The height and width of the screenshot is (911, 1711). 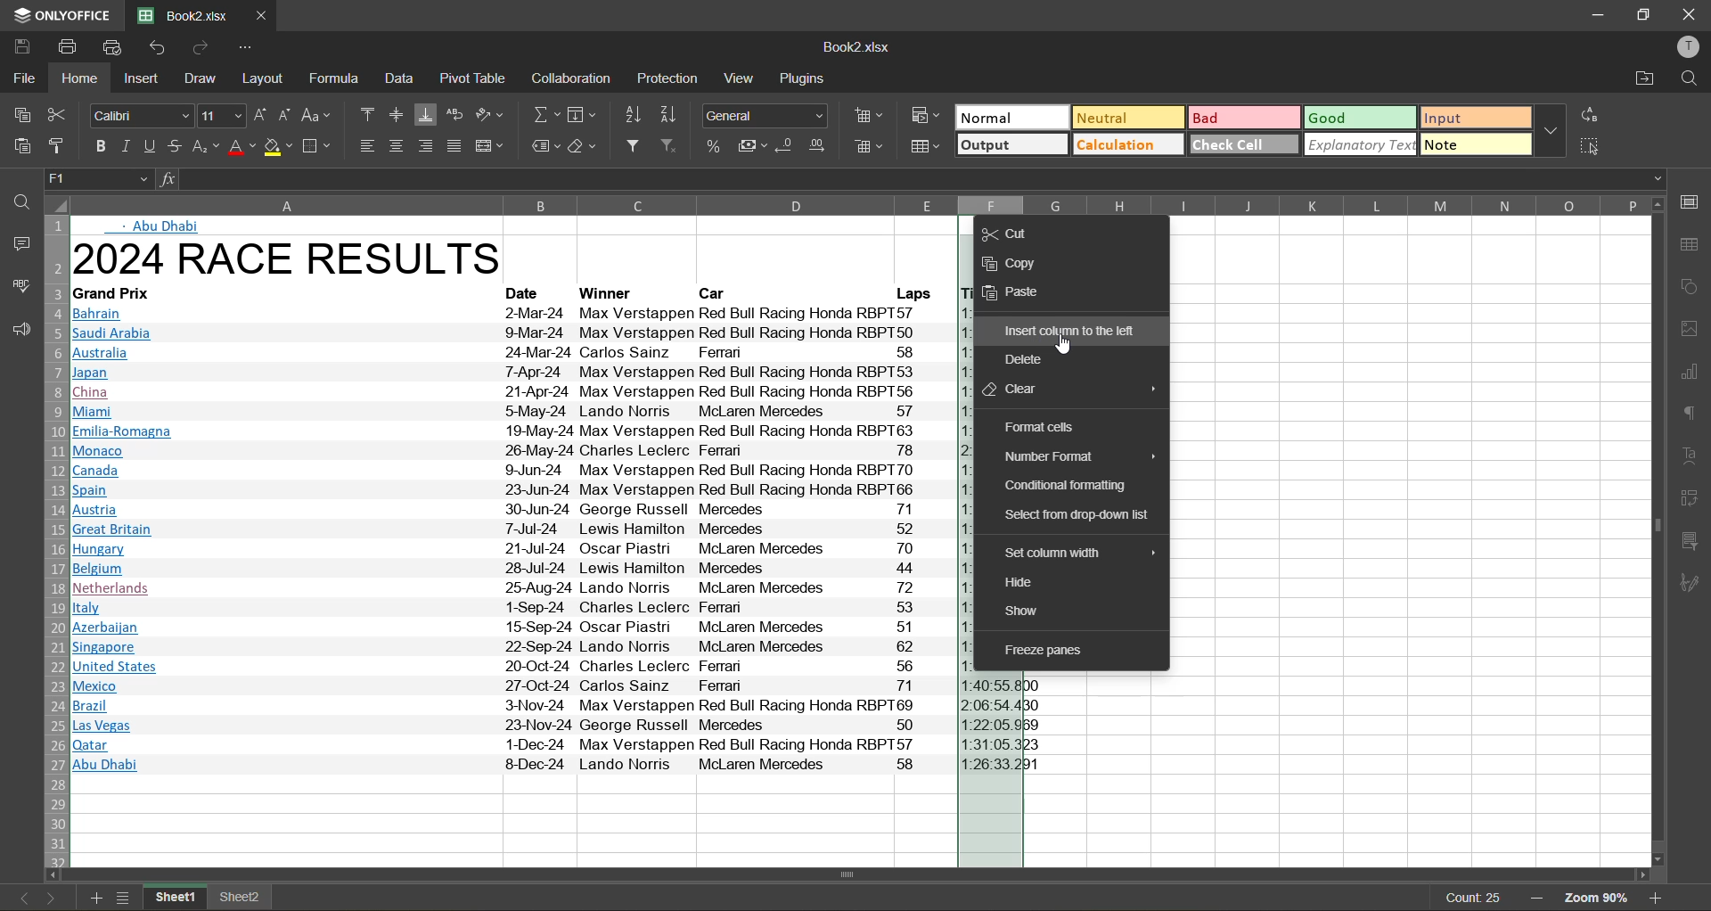 I want to click on move right, so click(x=1645, y=876).